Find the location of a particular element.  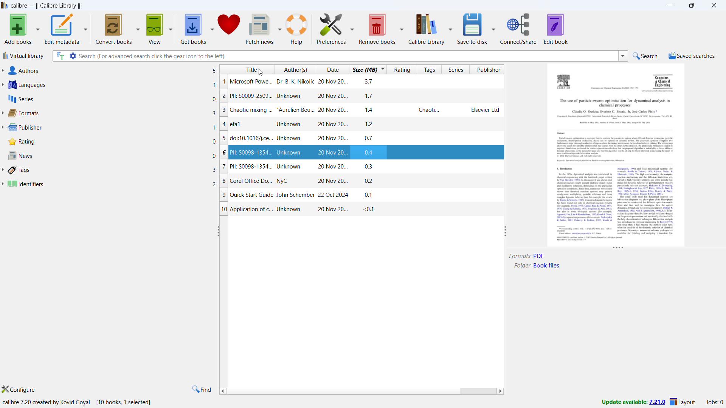

04 is located at coordinates (370, 151).